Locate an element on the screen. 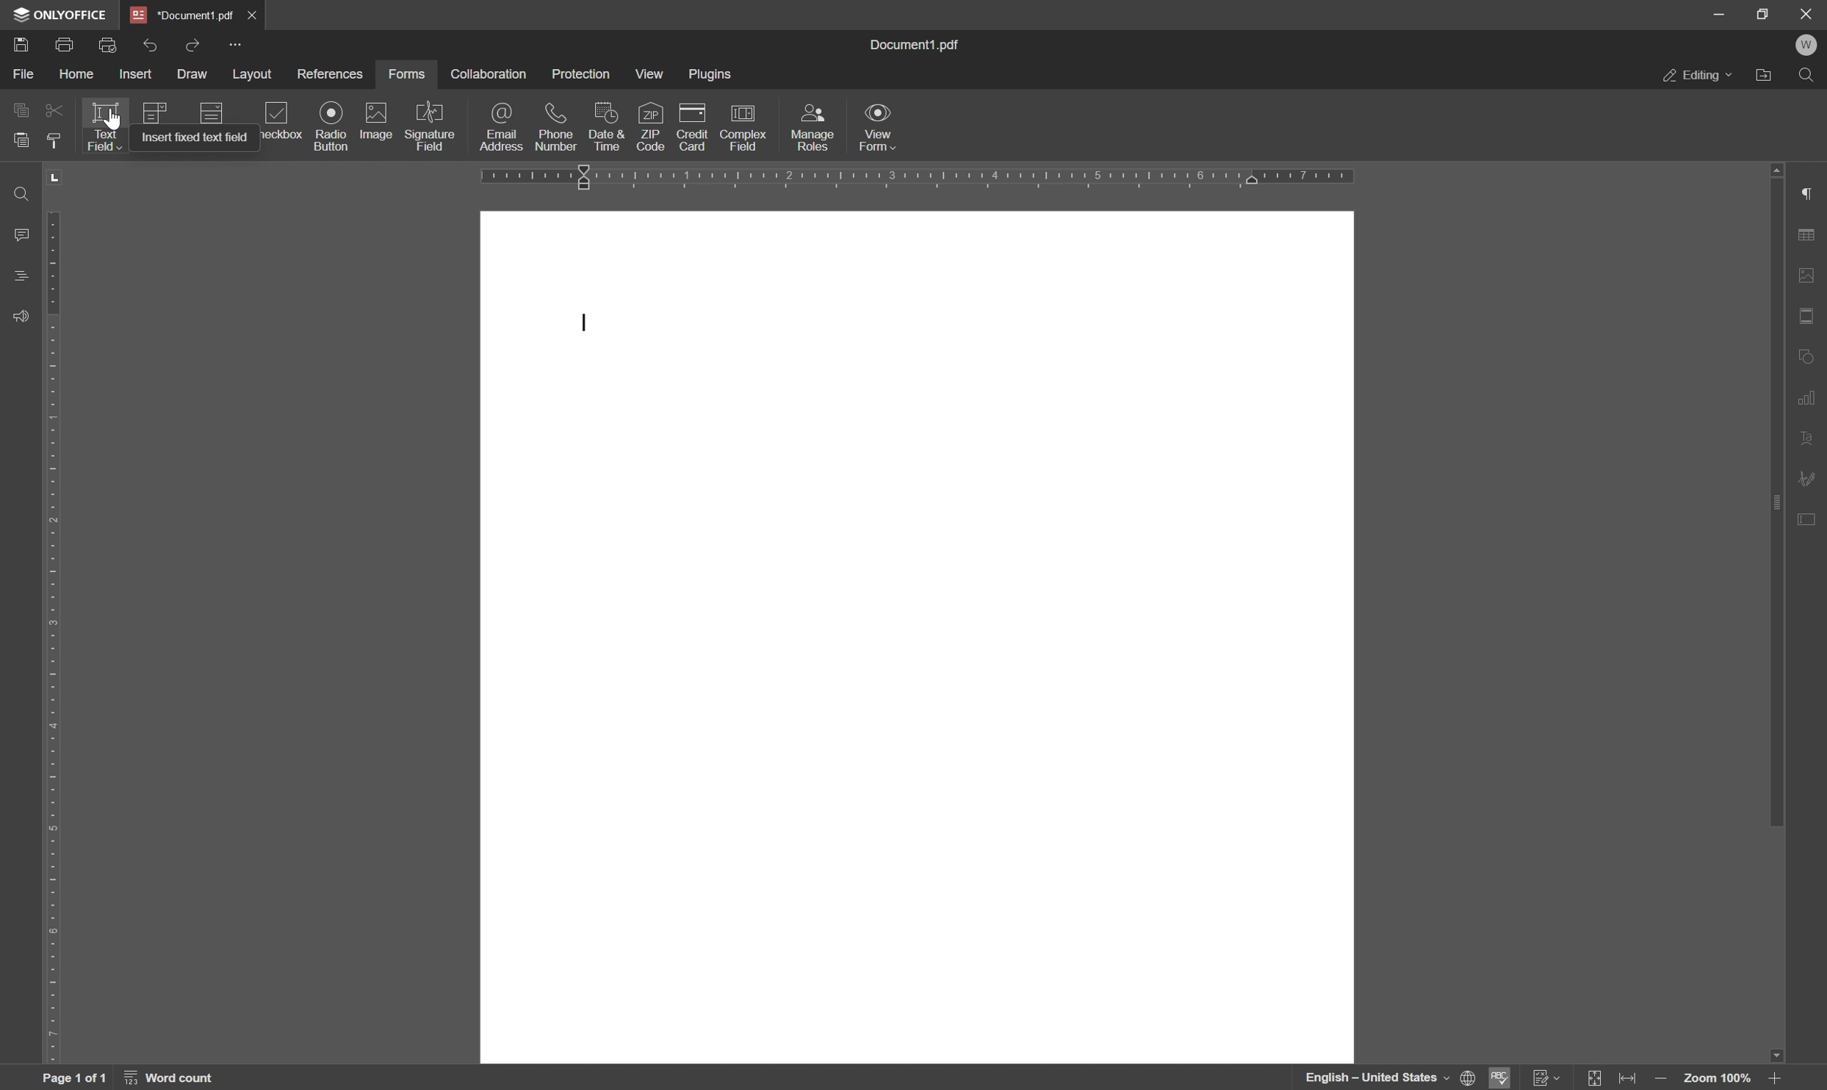  redo is located at coordinates (195, 46).